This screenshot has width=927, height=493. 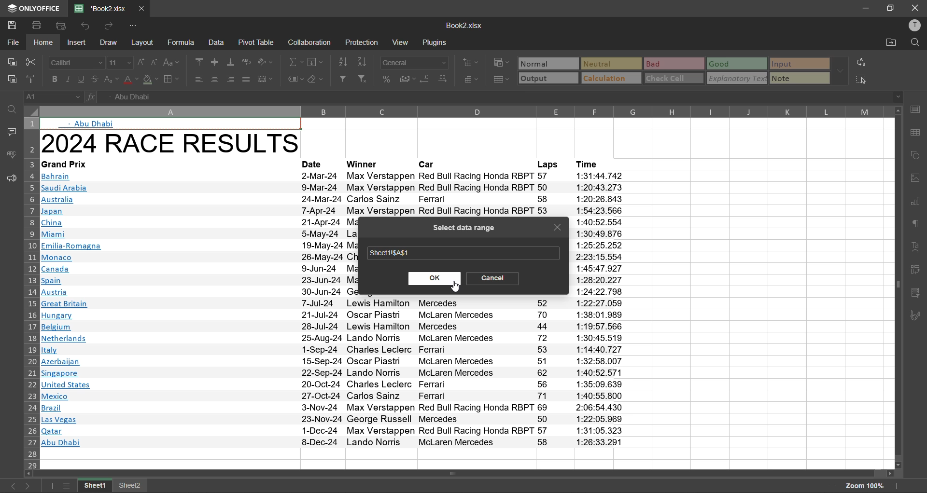 I want to click on zoom out, so click(x=831, y=486).